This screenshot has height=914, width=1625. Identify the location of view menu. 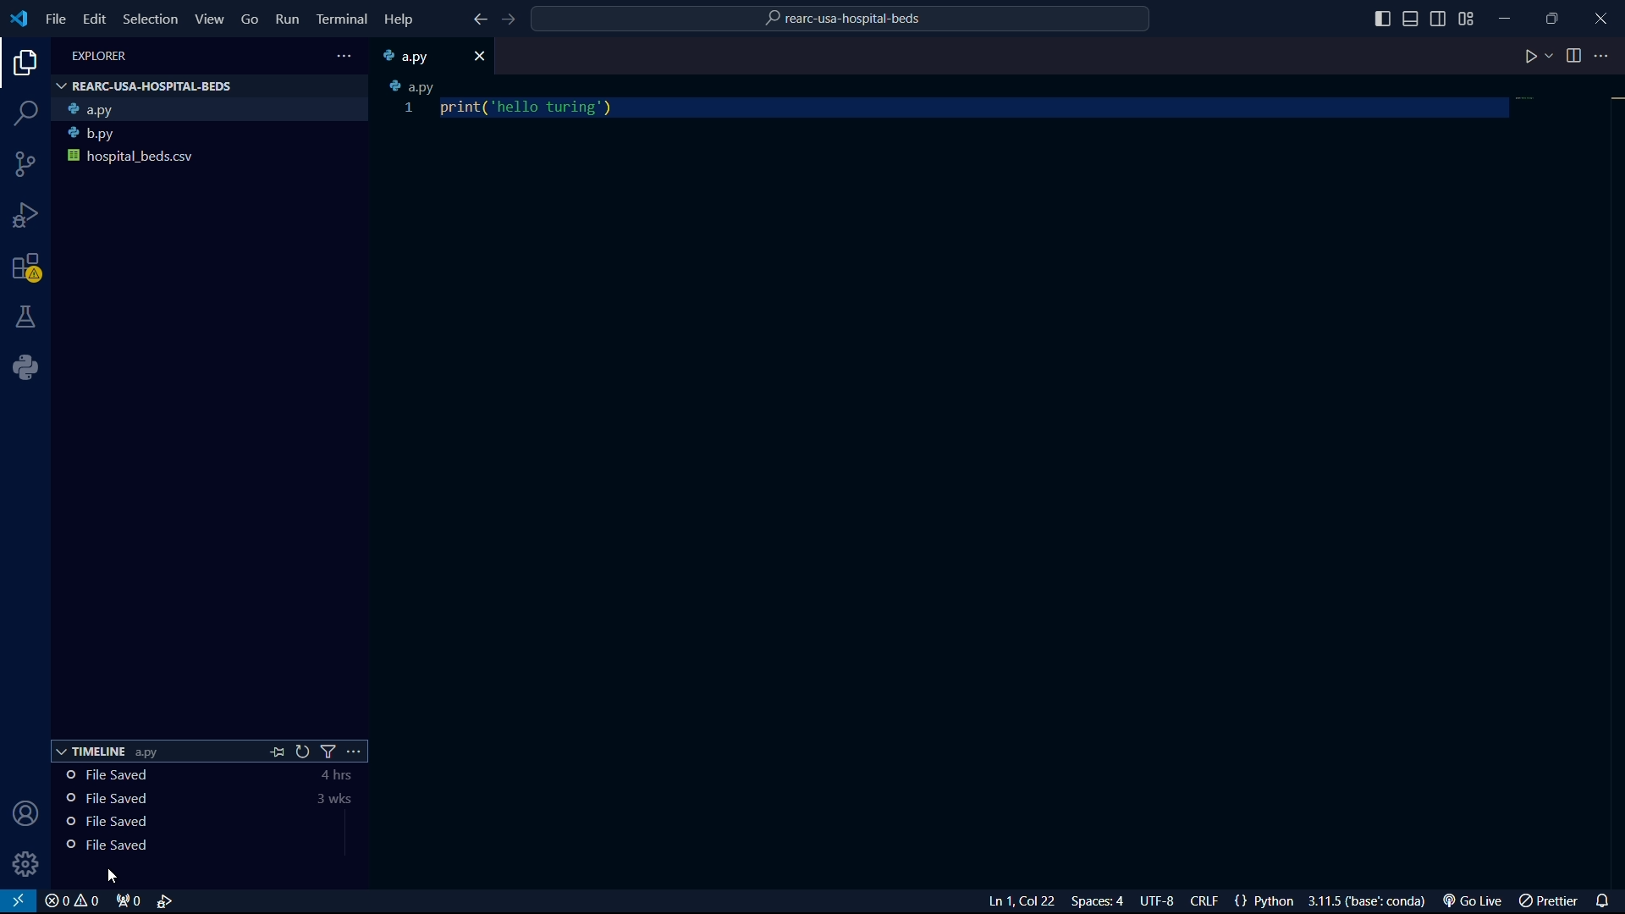
(209, 19).